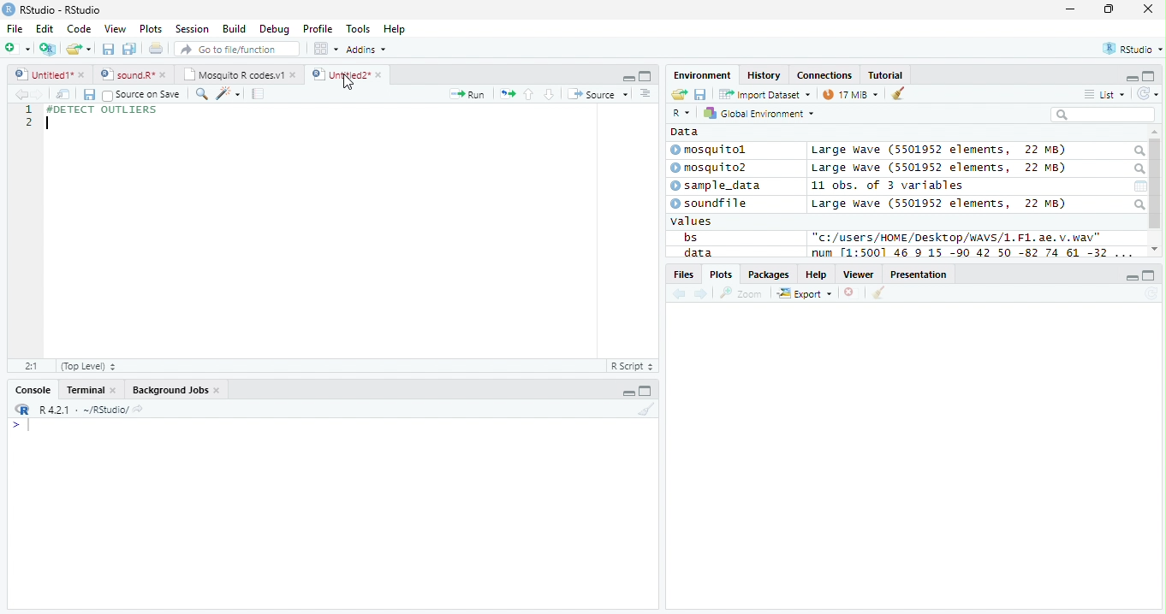  What do you see at coordinates (692, 221) in the screenshot?
I see `values` at bounding box center [692, 221].